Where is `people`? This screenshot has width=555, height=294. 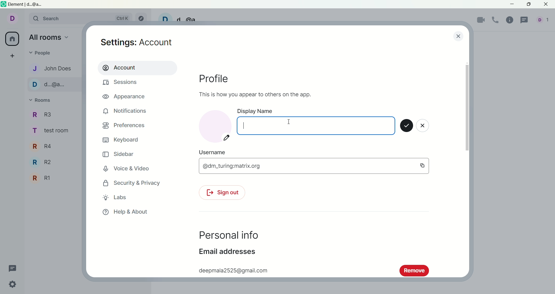
people is located at coordinates (44, 53).